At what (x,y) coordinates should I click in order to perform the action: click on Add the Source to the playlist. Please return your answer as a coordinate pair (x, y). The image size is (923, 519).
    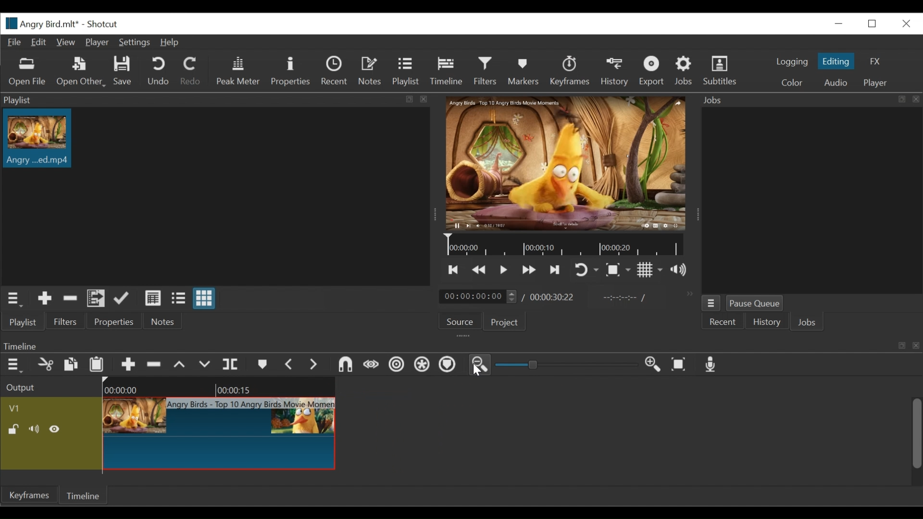
    Looking at the image, I should click on (44, 298).